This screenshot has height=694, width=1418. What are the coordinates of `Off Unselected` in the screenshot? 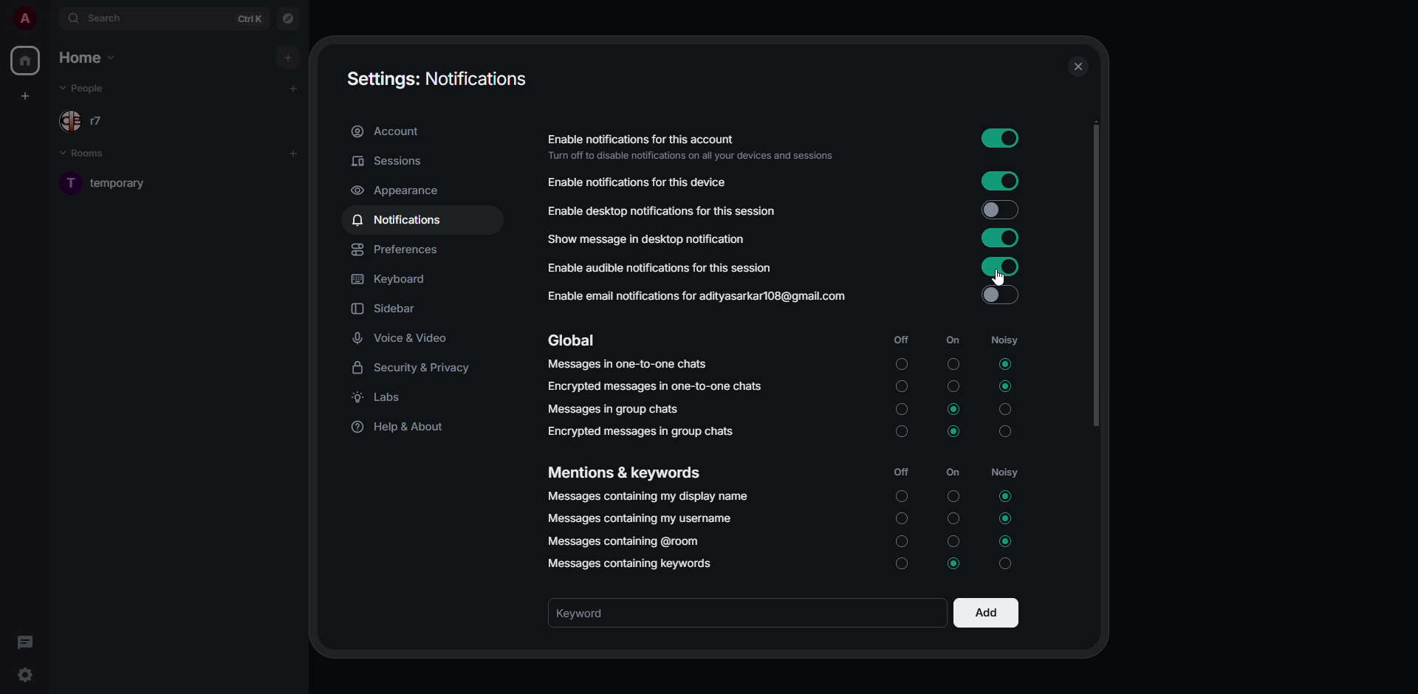 It's located at (902, 364).